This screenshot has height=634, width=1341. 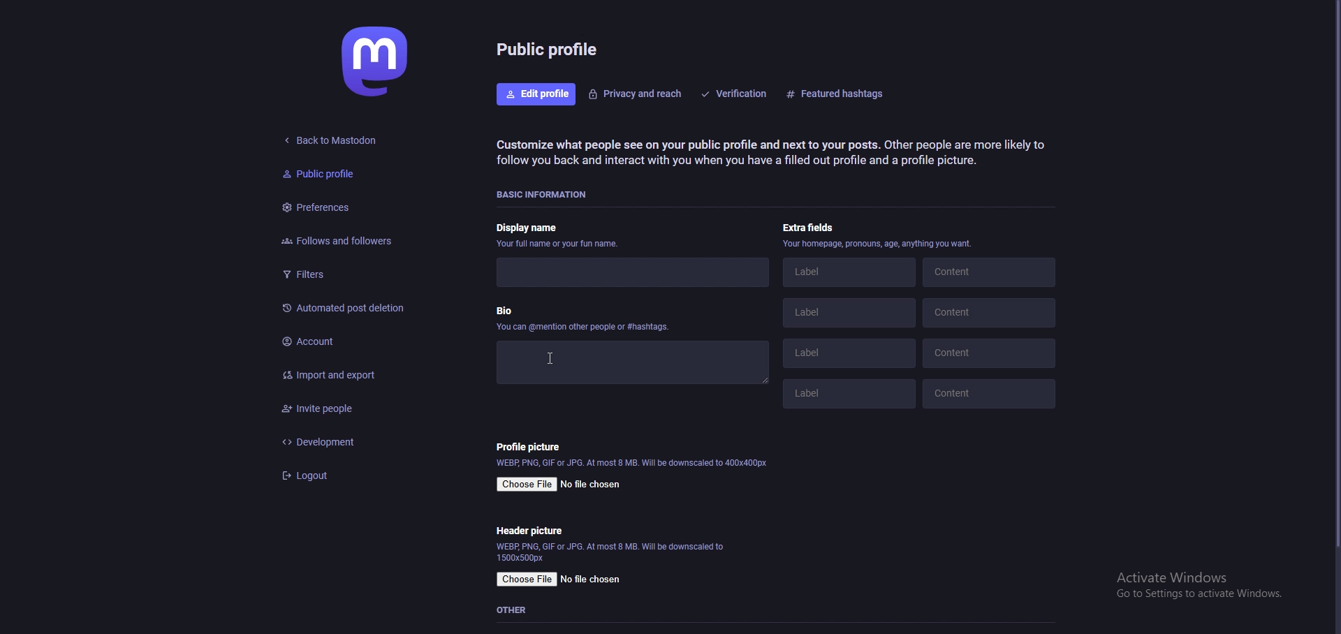 I want to click on info, so click(x=769, y=152).